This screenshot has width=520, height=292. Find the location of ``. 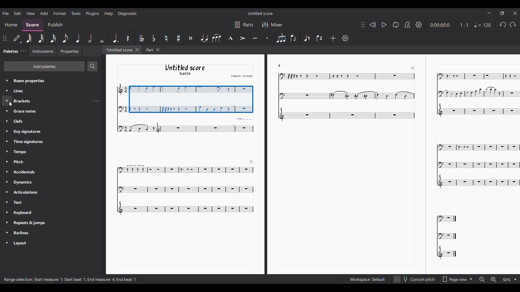

 is located at coordinates (186, 170).